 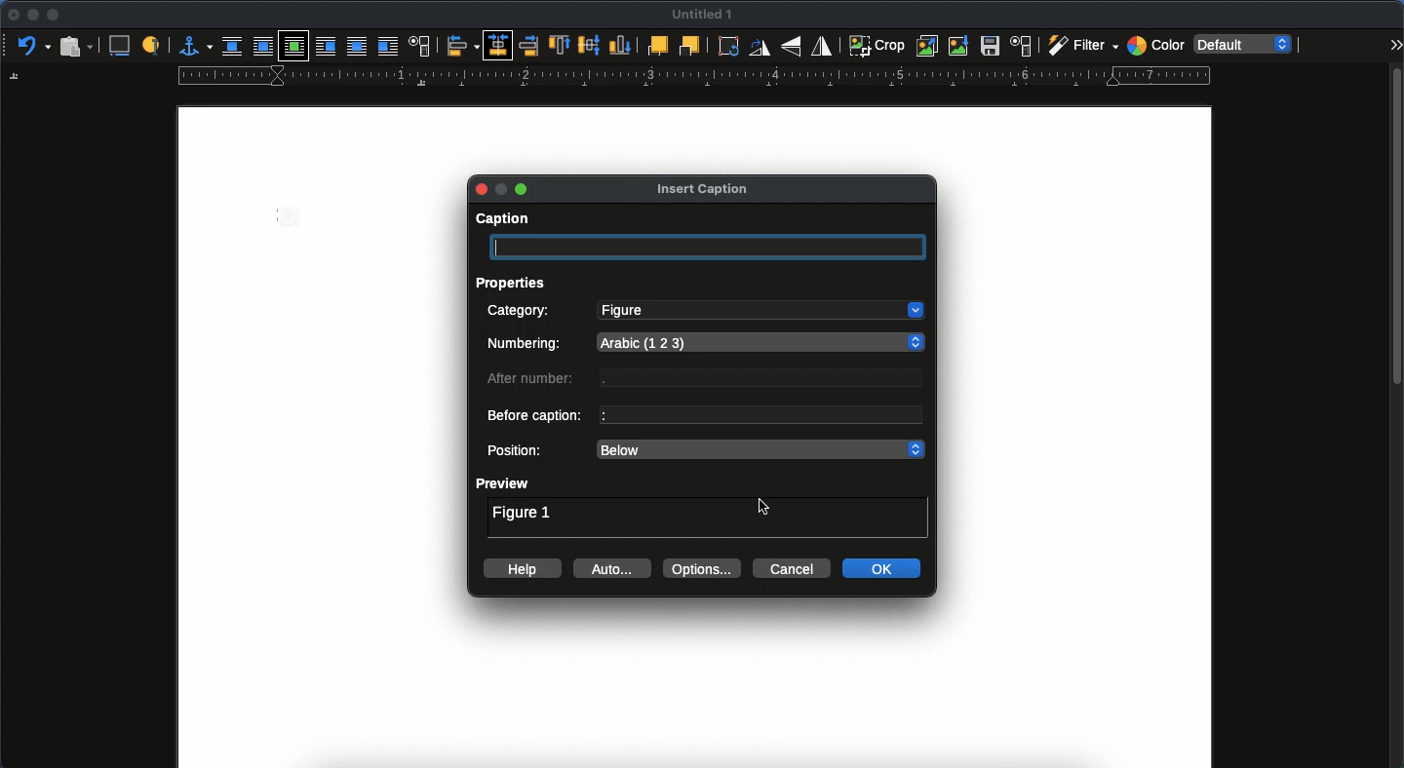 What do you see at coordinates (516, 282) in the screenshot?
I see `properties` at bounding box center [516, 282].